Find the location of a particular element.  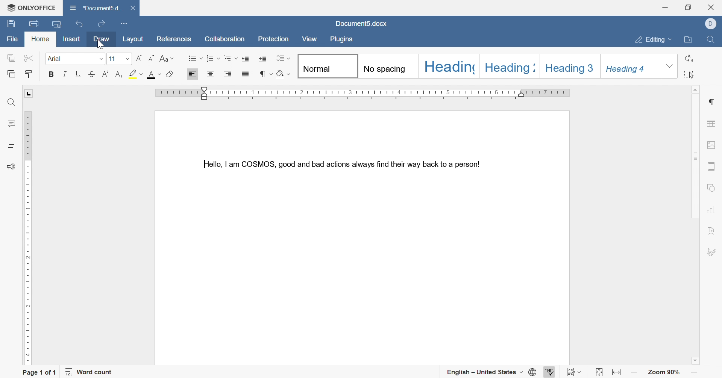

ruler is located at coordinates (27, 236).